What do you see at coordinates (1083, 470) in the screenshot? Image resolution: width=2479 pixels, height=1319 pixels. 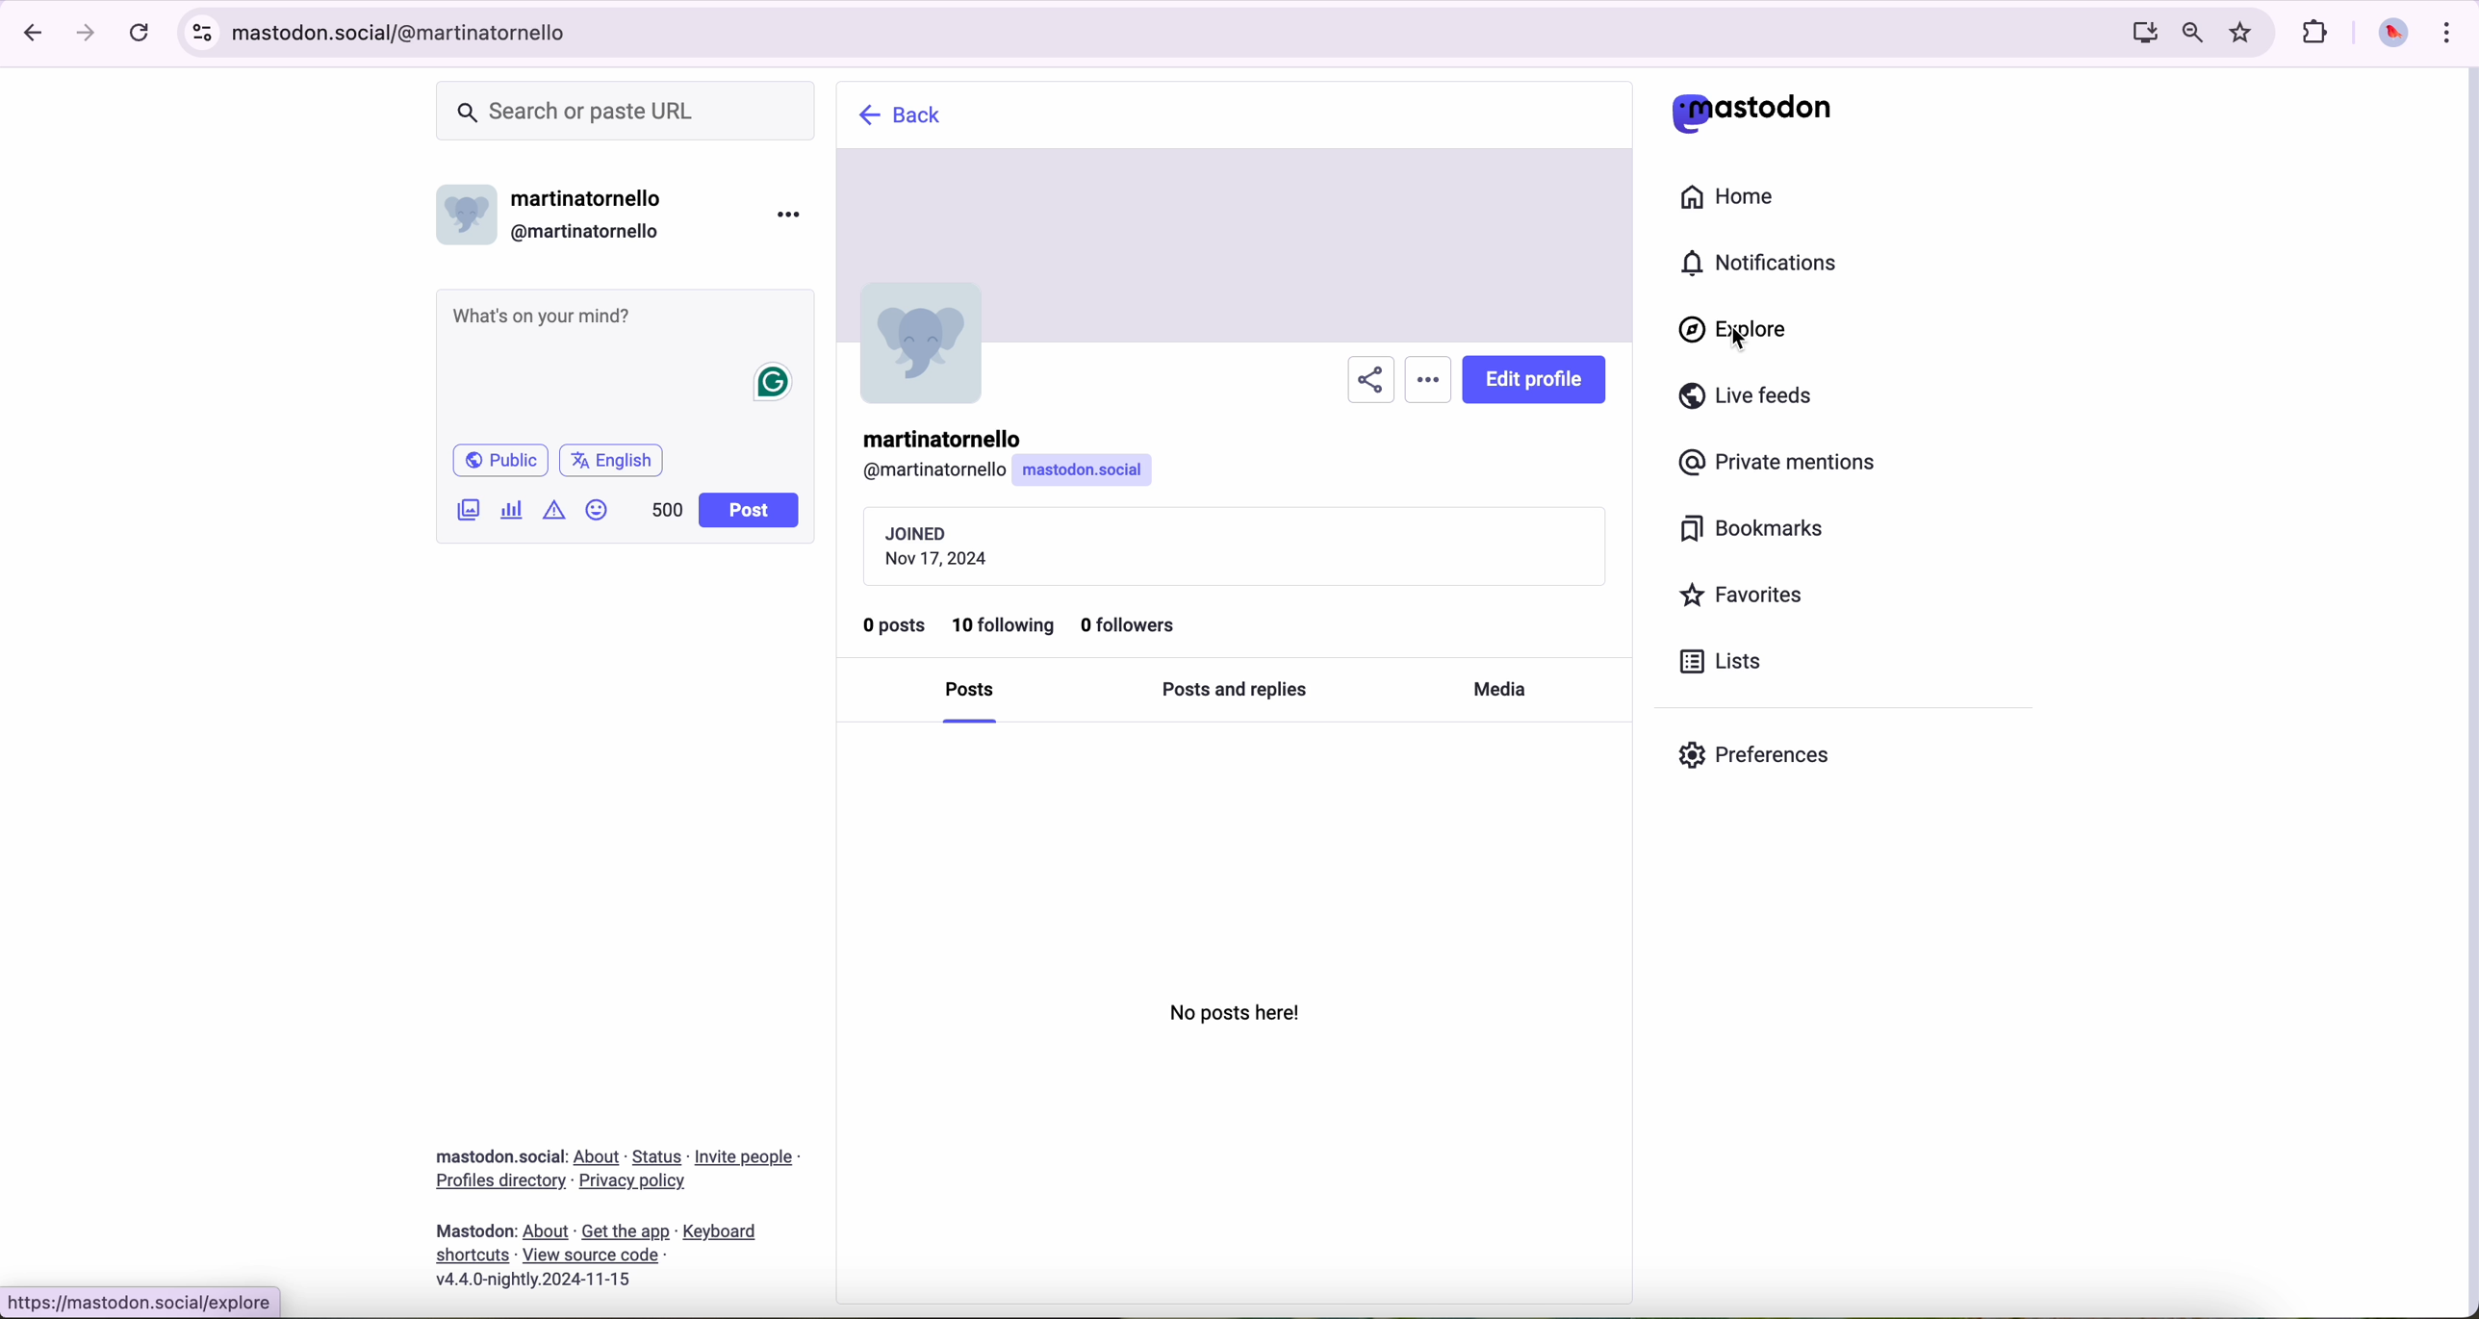 I see `info` at bounding box center [1083, 470].